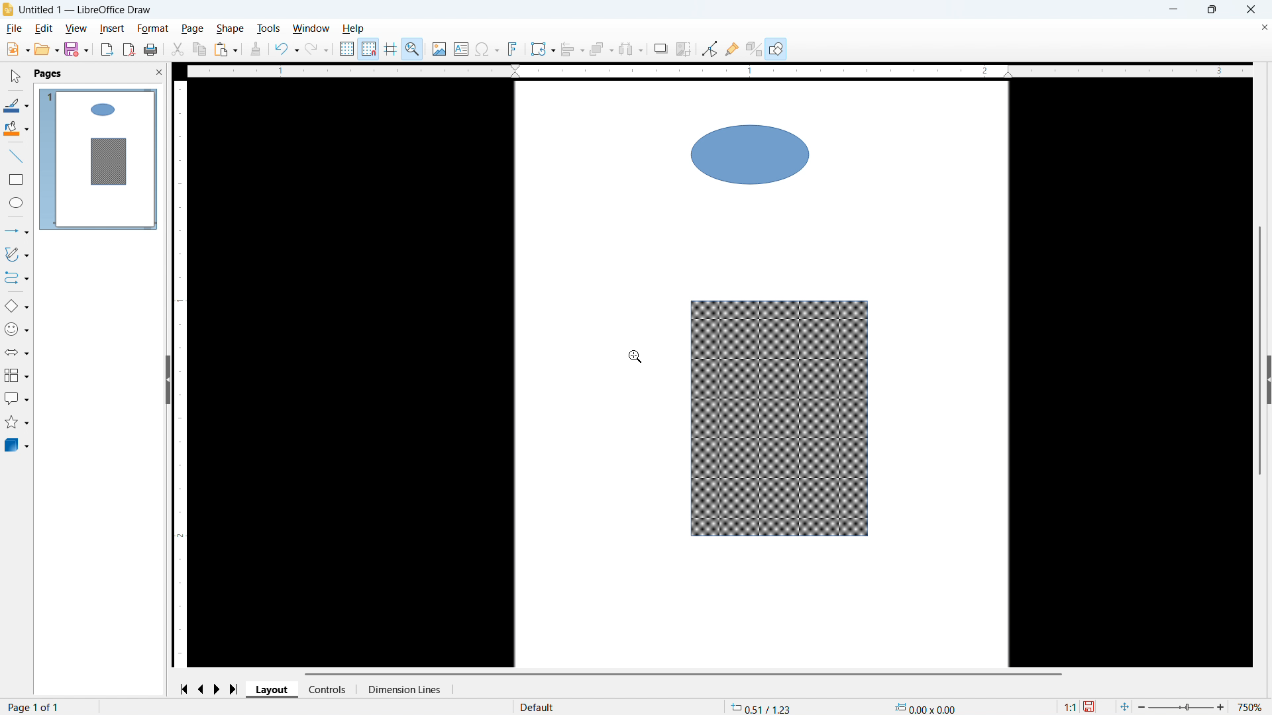 This screenshot has height=715, width=1272. What do you see at coordinates (1183, 708) in the screenshot?
I see `Zoom slider ` at bounding box center [1183, 708].